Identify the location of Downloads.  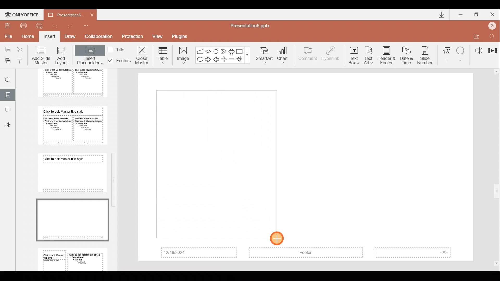
(440, 15).